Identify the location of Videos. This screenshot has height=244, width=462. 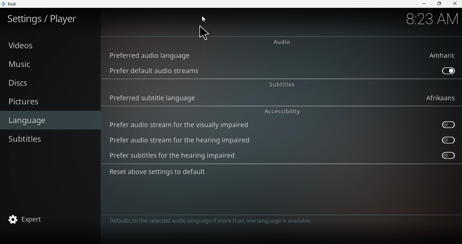
(50, 45).